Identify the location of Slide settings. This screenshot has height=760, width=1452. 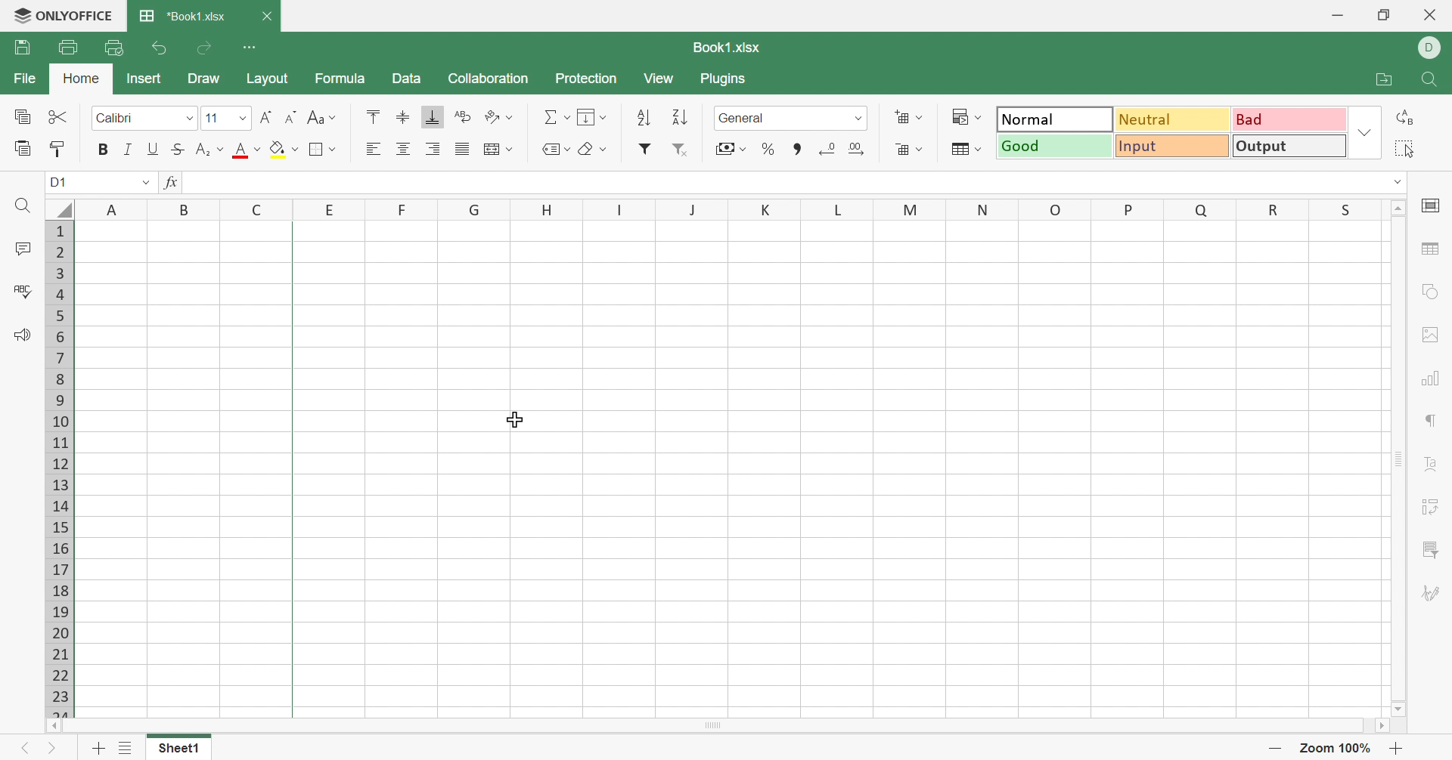
(1429, 209).